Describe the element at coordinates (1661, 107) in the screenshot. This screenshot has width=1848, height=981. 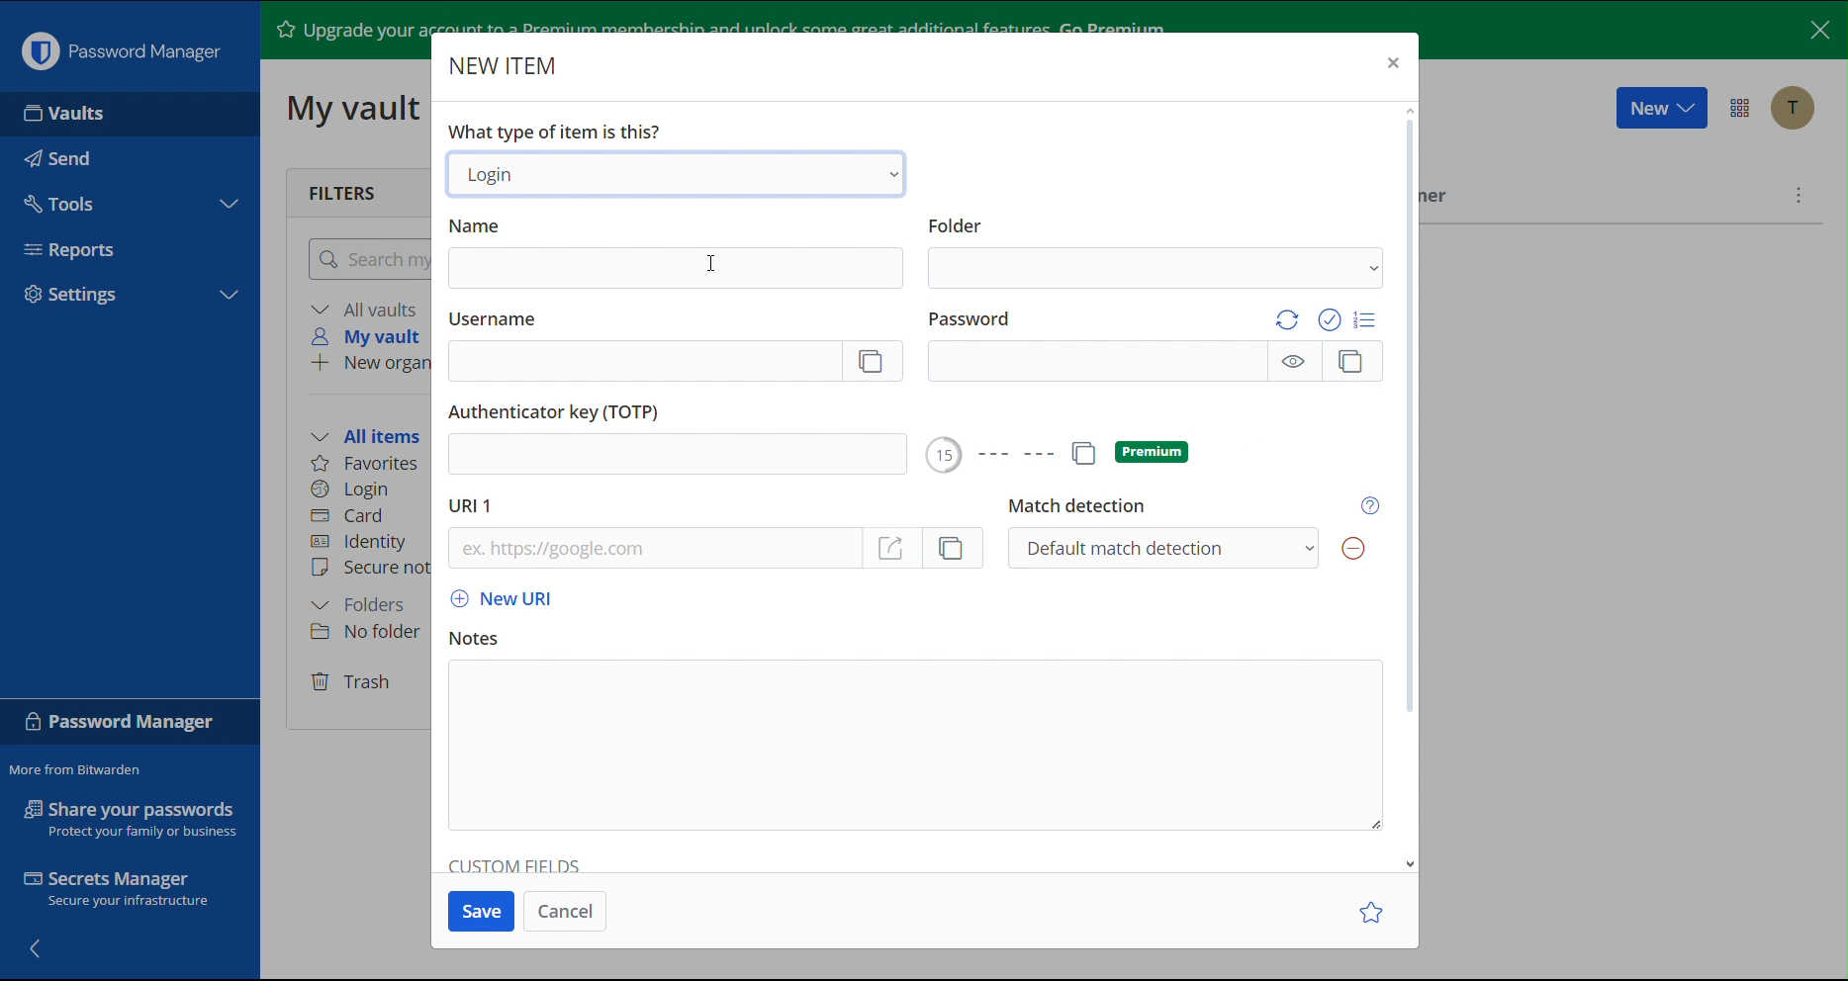
I see `New` at that location.